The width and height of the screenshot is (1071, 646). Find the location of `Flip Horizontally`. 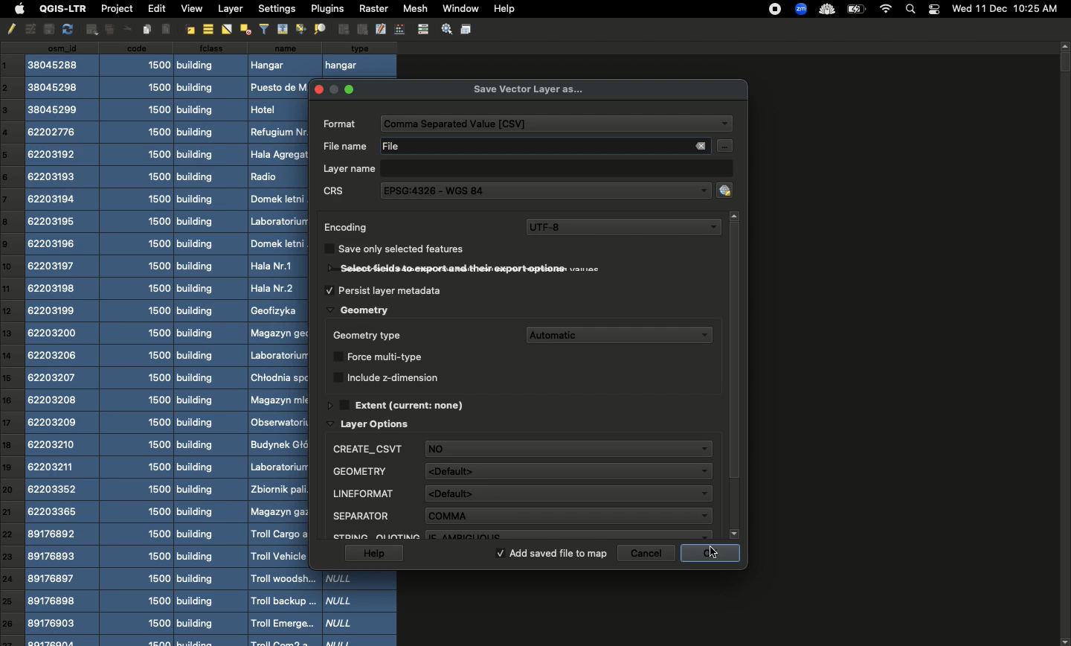

Flip Horizontally is located at coordinates (225, 30).